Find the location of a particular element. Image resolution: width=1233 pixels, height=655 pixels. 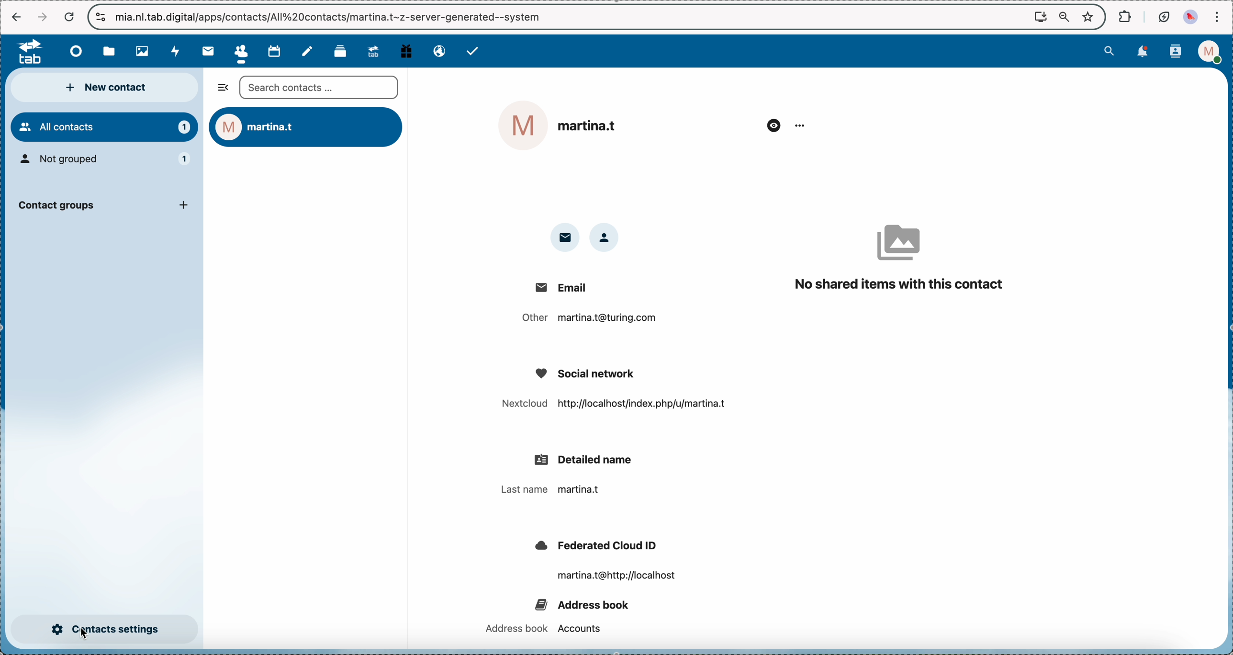

social network is located at coordinates (609, 389).